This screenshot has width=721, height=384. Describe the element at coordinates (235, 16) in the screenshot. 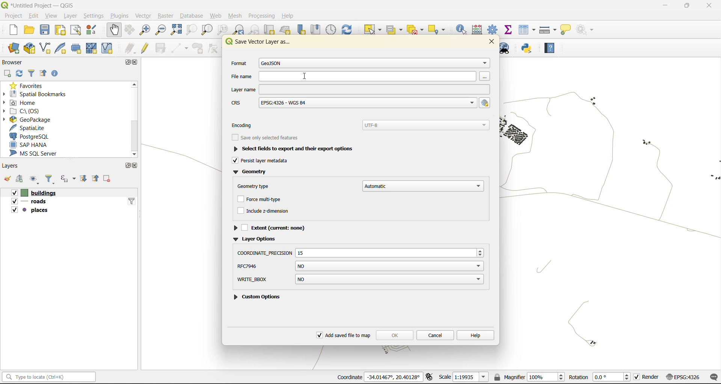

I see `mesh` at that location.